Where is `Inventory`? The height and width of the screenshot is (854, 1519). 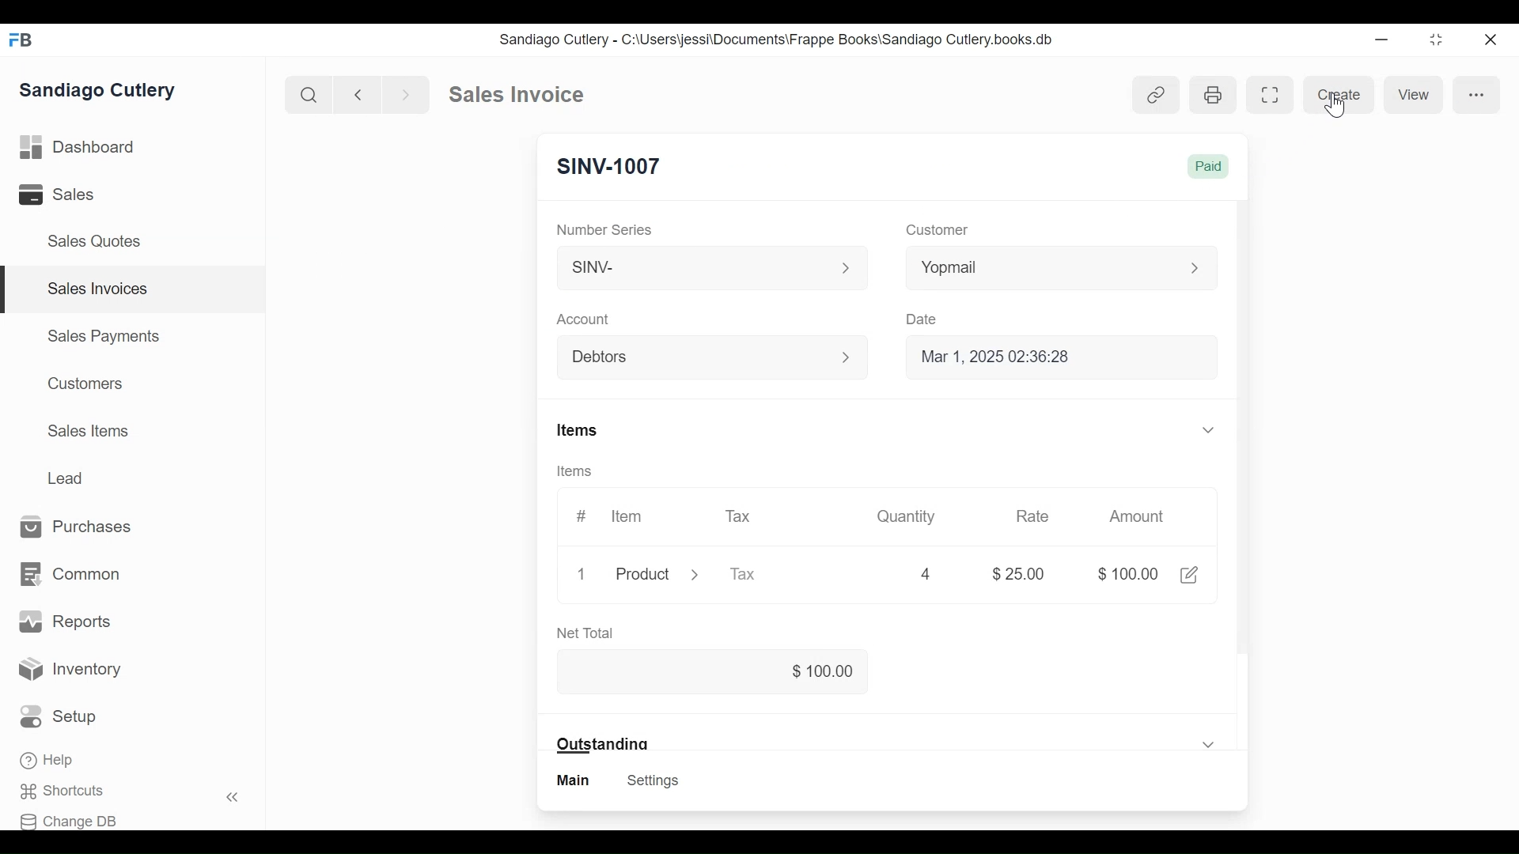 Inventory is located at coordinates (68, 667).